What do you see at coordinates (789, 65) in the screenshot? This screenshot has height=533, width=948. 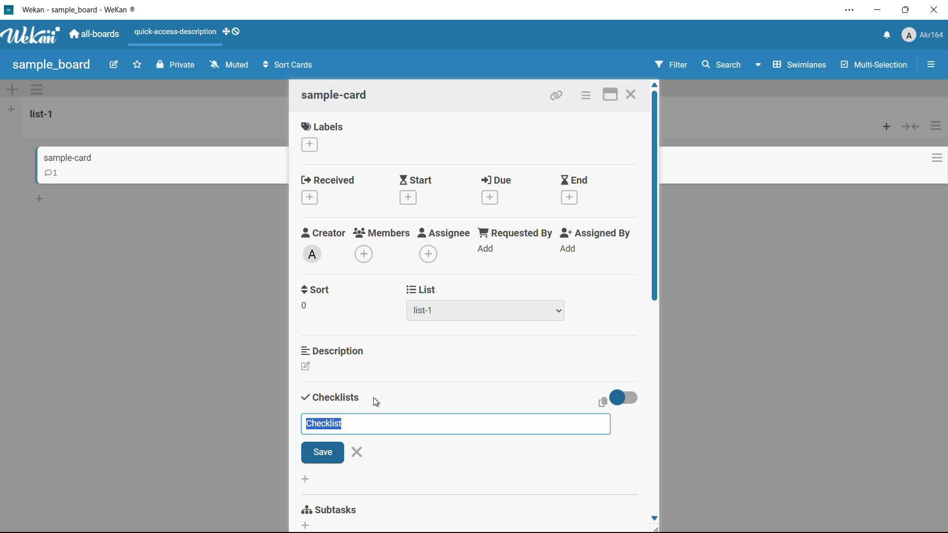 I see ` Swimlanes` at bounding box center [789, 65].